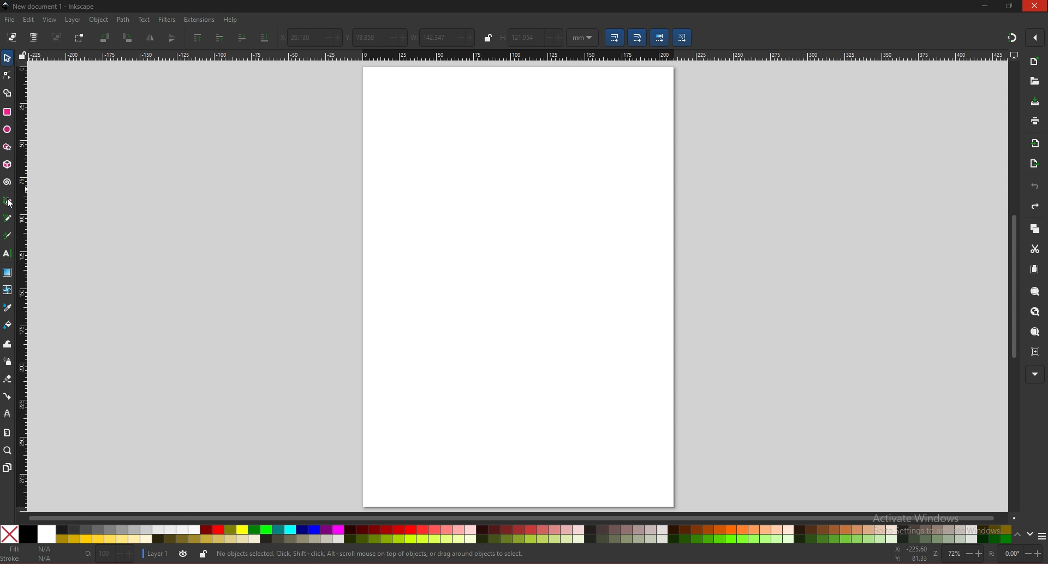 The width and height of the screenshot is (1048, 564). Describe the element at coordinates (183, 554) in the screenshot. I see `toggle visibility` at that location.